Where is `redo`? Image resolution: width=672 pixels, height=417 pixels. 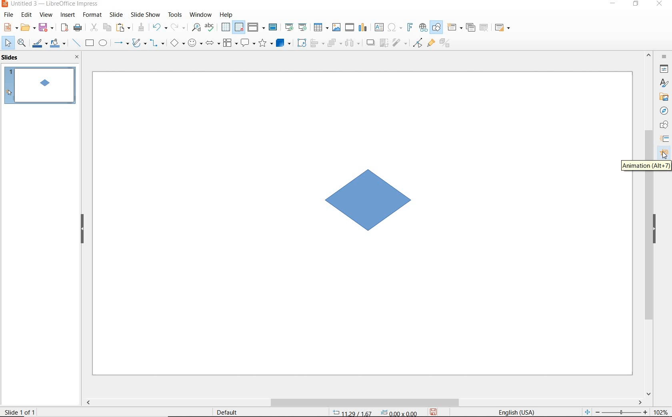 redo is located at coordinates (178, 28).